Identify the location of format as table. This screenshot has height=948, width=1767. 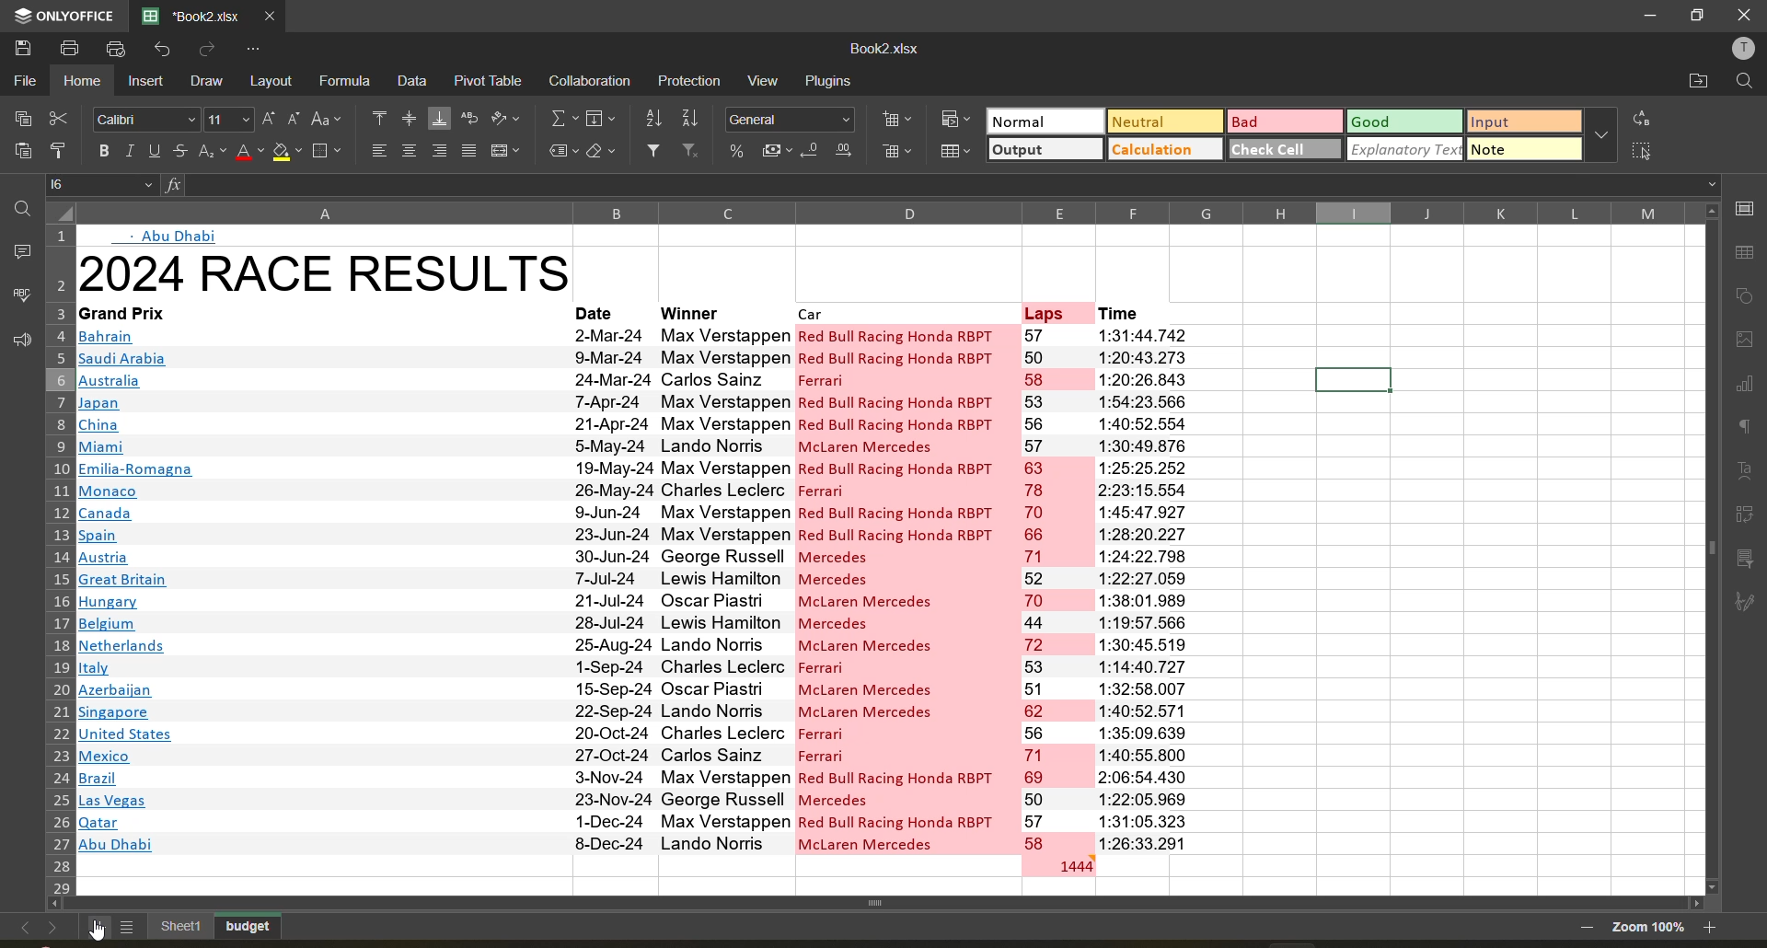
(959, 153).